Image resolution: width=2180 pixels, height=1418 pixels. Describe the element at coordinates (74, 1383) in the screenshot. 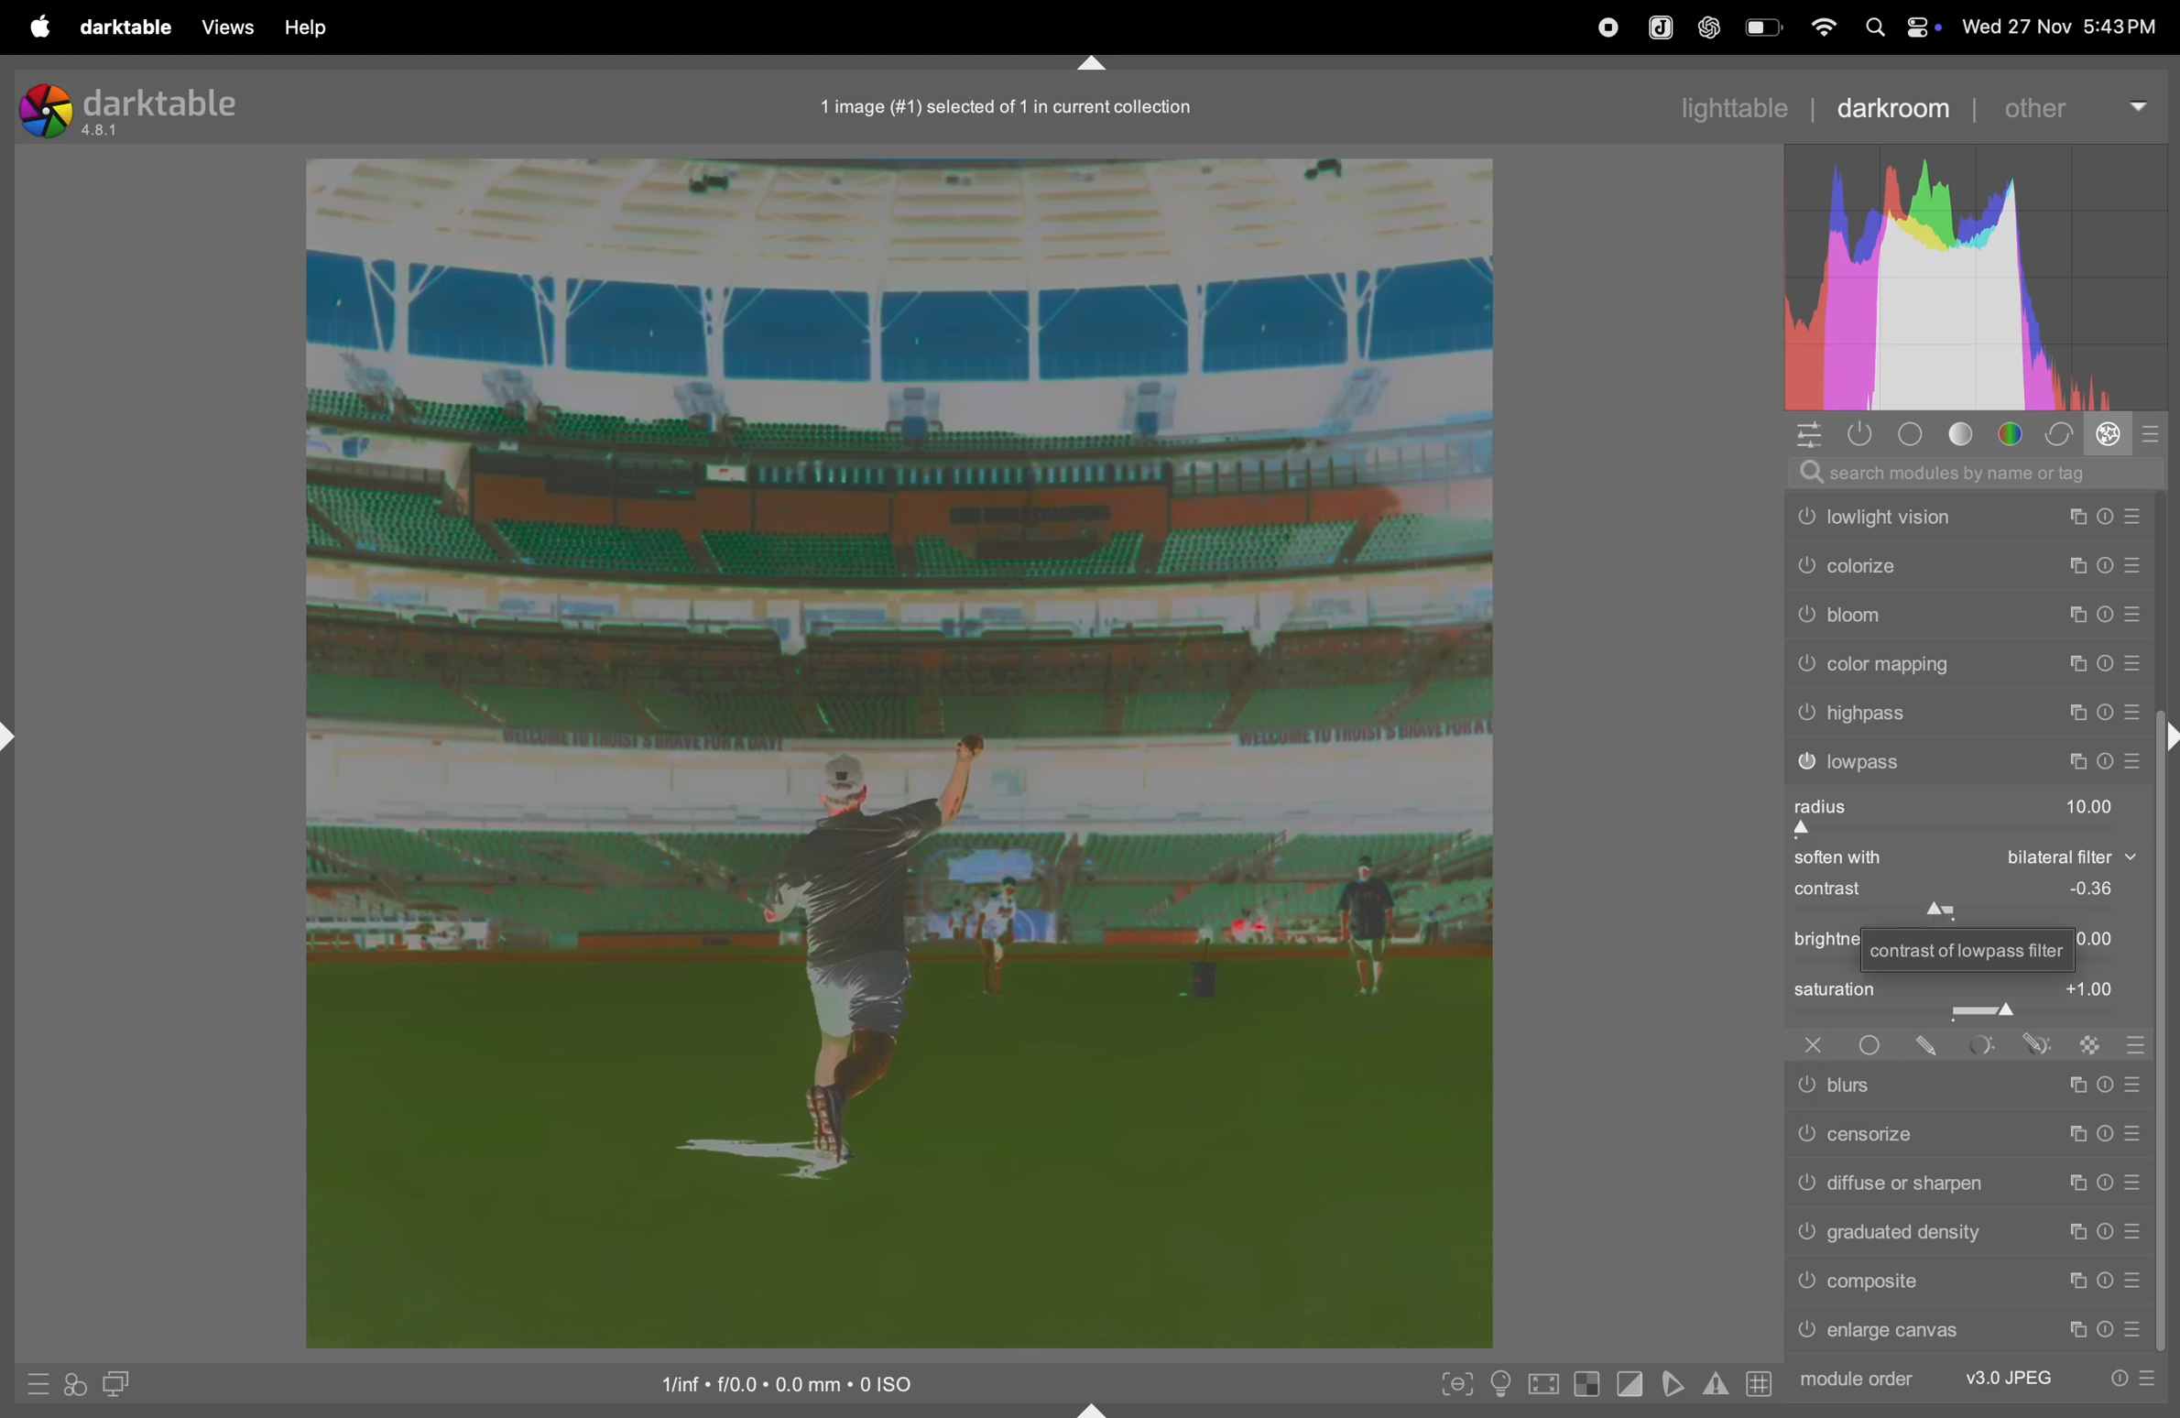

I see `quick acess for applying styles` at that location.